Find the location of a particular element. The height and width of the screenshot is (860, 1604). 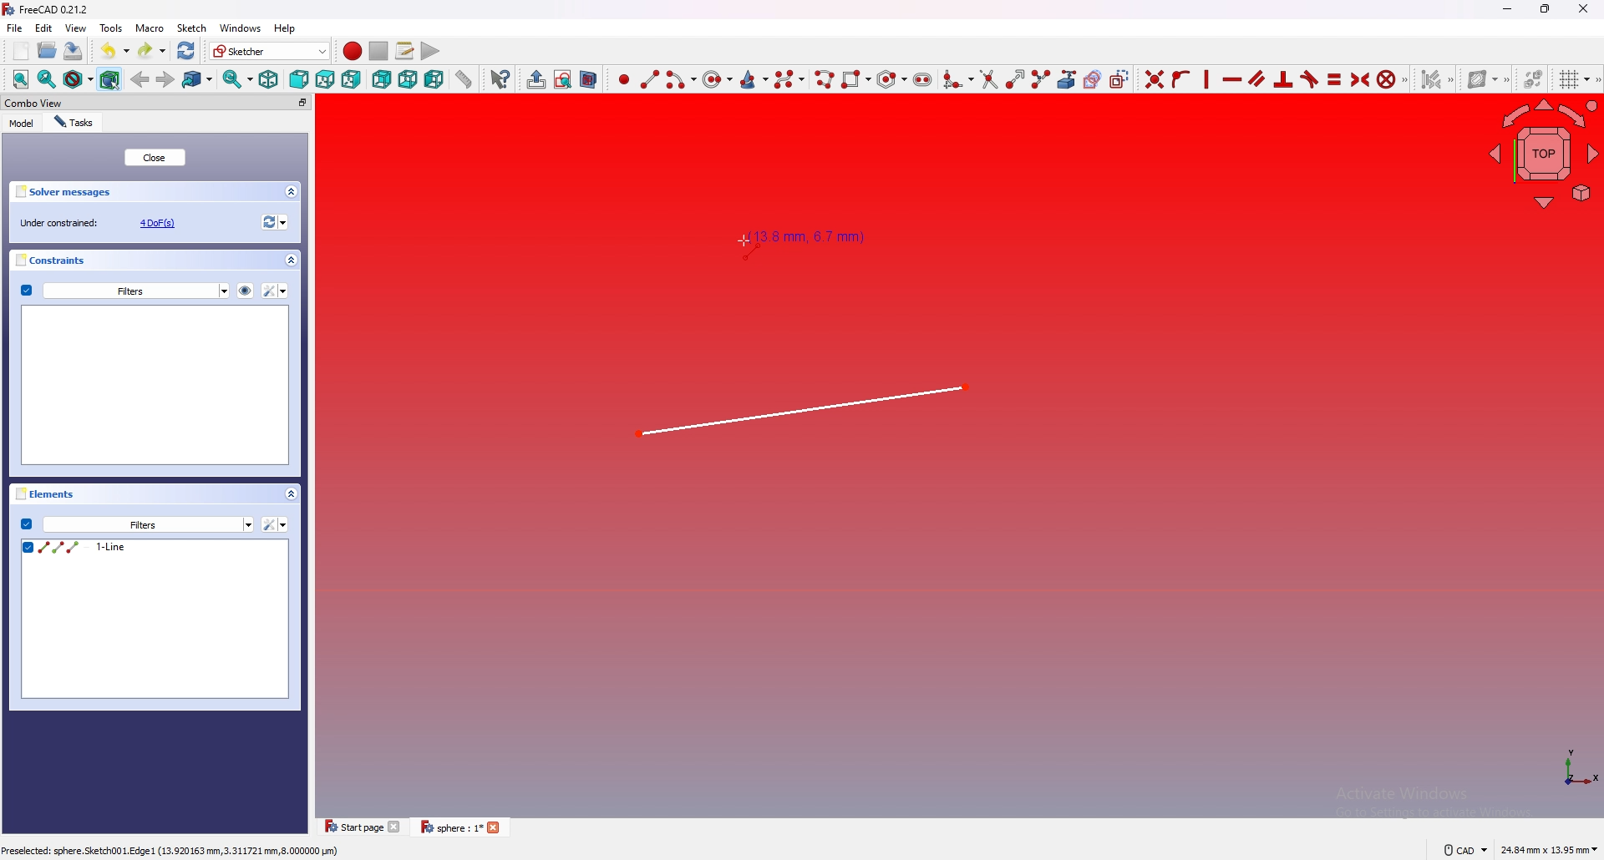

Front is located at coordinates (297, 79).